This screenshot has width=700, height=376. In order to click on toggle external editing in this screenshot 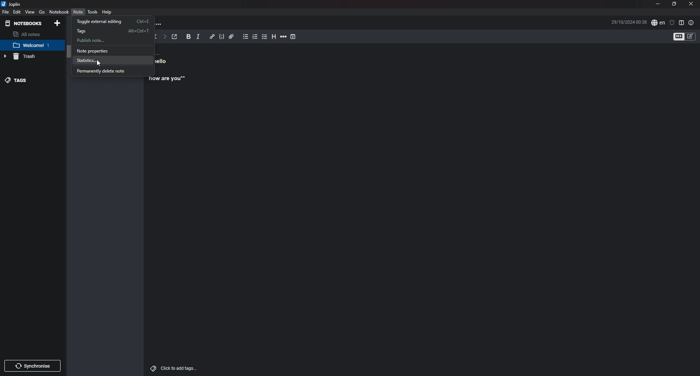, I will do `click(113, 21)`.